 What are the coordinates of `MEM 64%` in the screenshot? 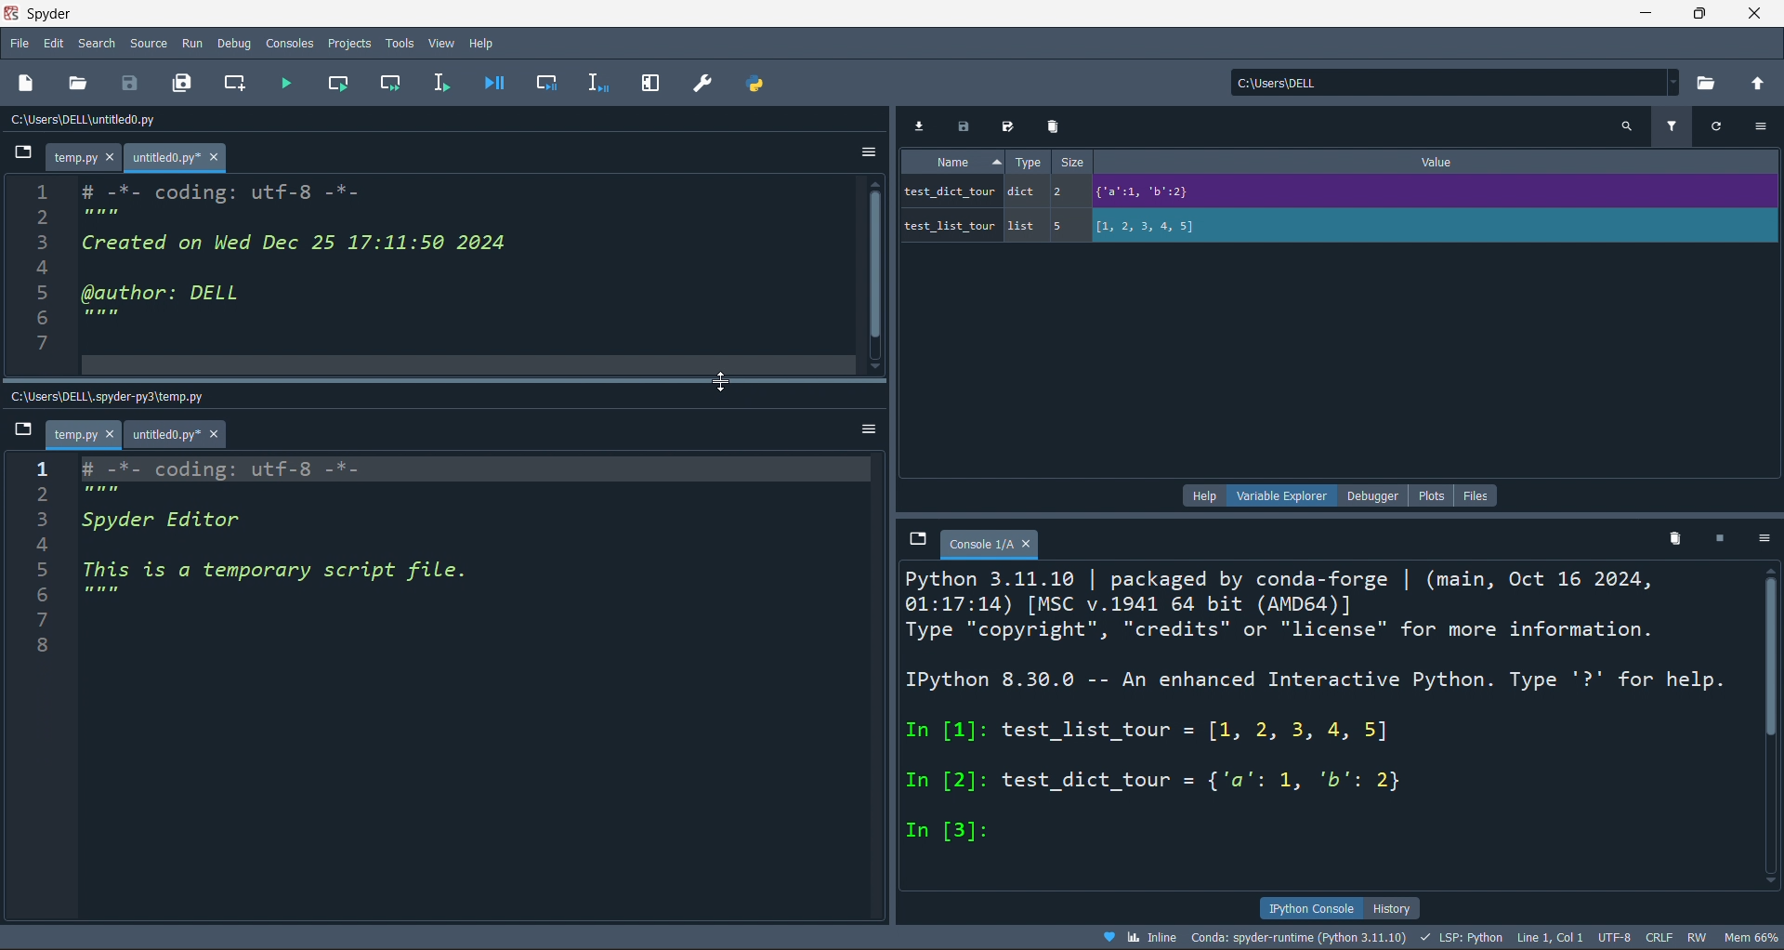 It's located at (1755, 936).